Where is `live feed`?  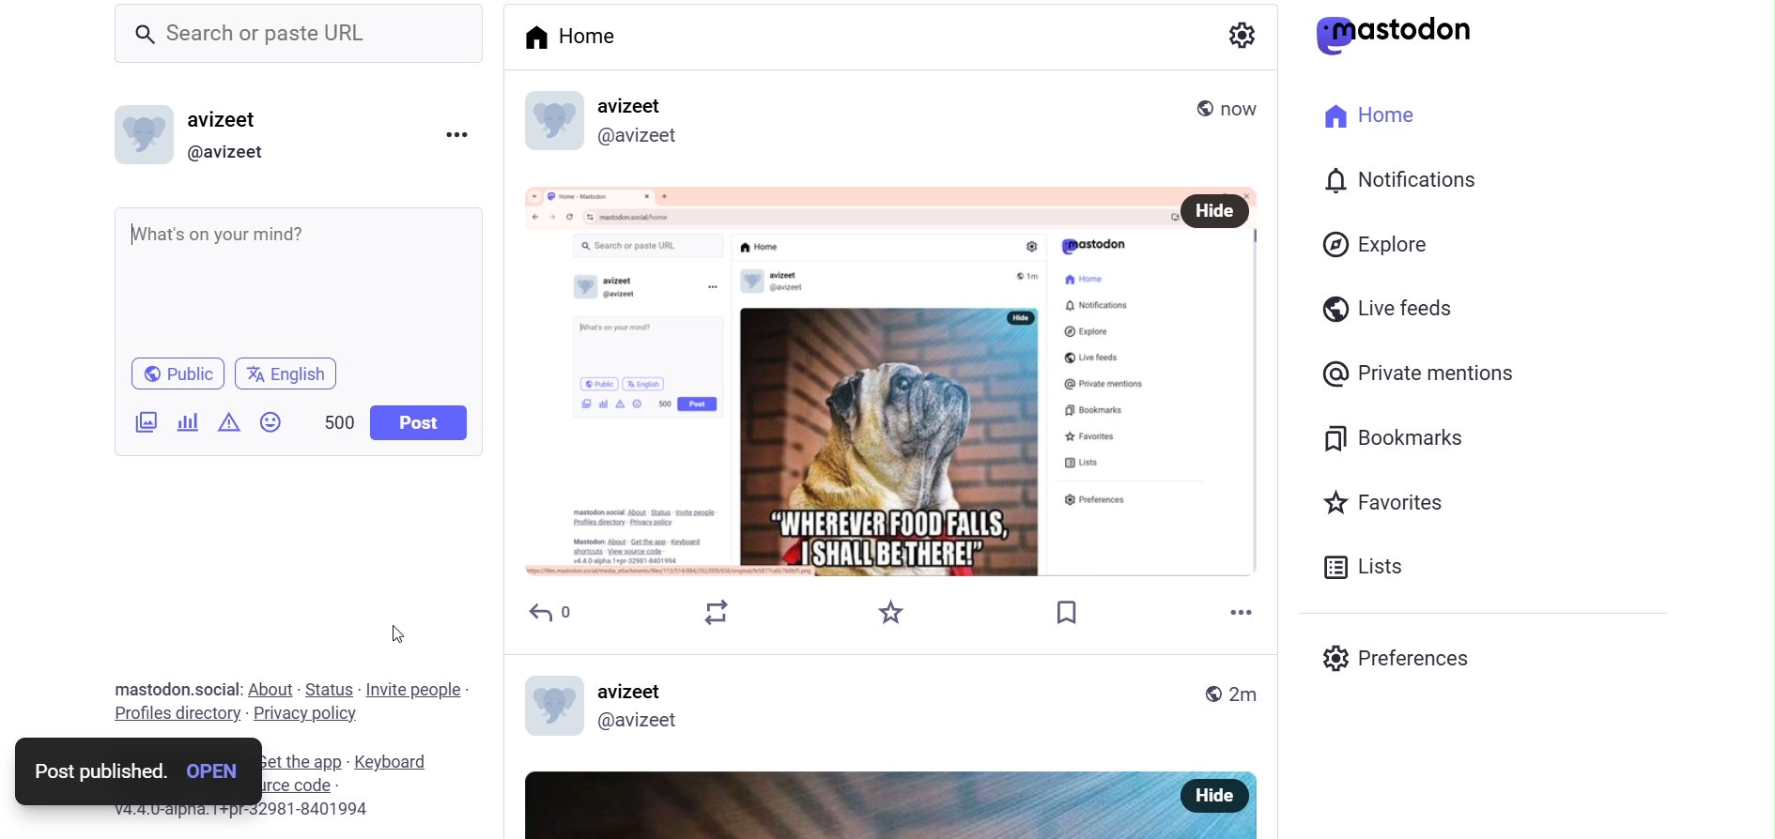
live feed is located at coordinates (1382, 307).